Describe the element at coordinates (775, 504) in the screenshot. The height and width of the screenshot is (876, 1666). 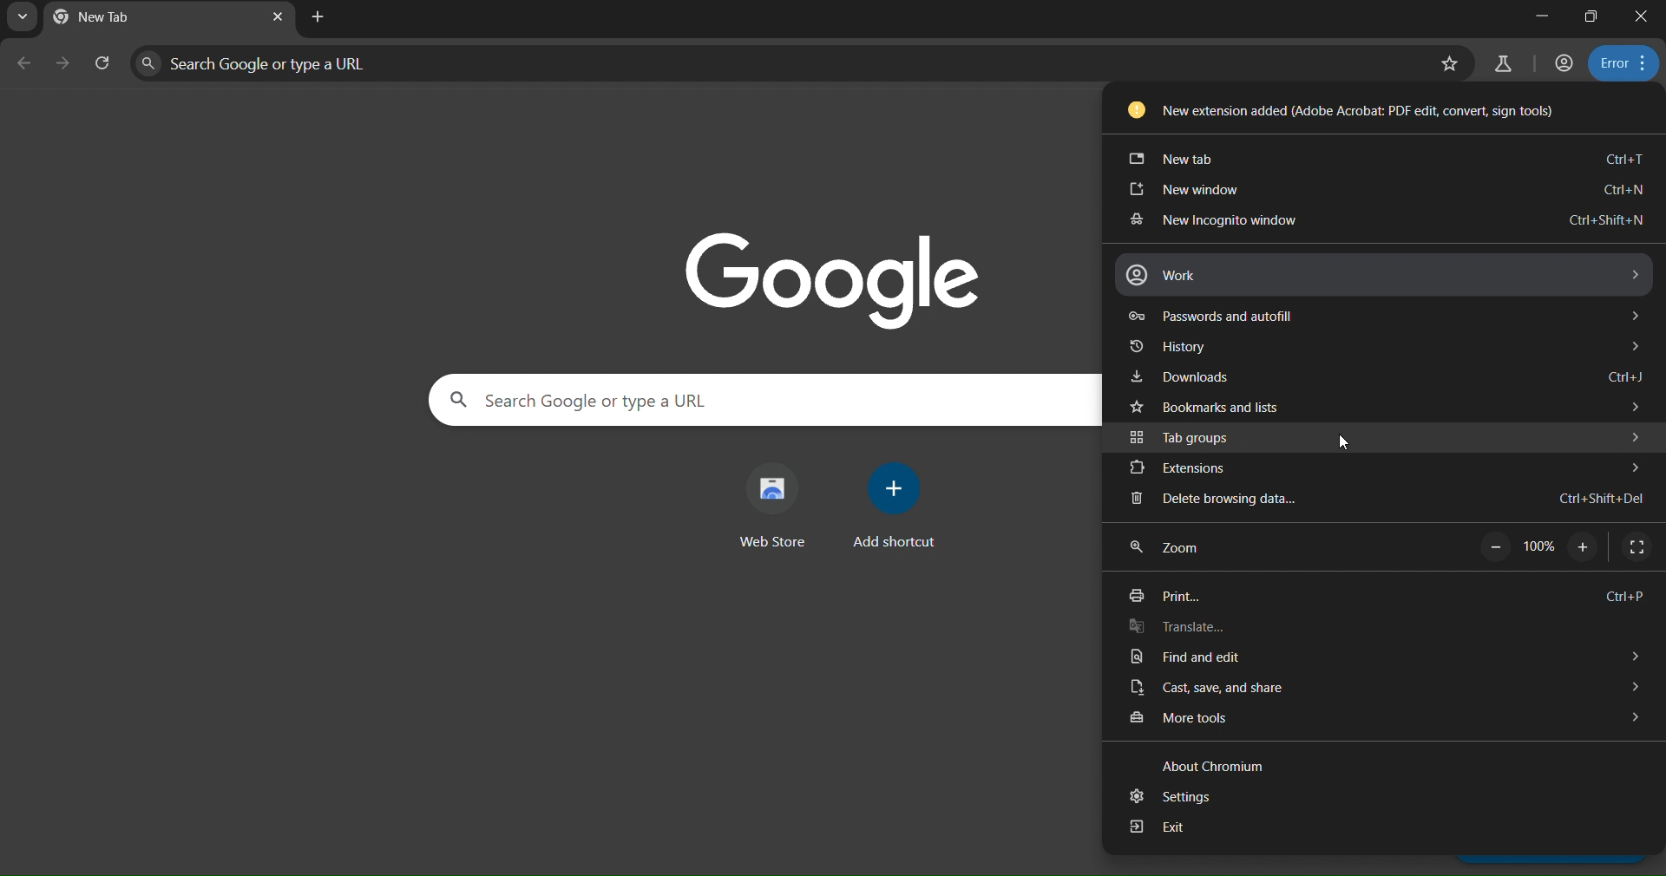
I see `web store` at that location.